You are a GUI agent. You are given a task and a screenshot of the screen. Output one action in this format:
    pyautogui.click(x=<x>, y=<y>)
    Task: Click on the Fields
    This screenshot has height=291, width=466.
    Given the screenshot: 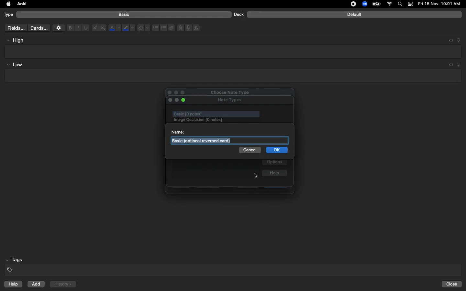 What is the action you would take?
    pyautogui.click(x=15, y=28)
    